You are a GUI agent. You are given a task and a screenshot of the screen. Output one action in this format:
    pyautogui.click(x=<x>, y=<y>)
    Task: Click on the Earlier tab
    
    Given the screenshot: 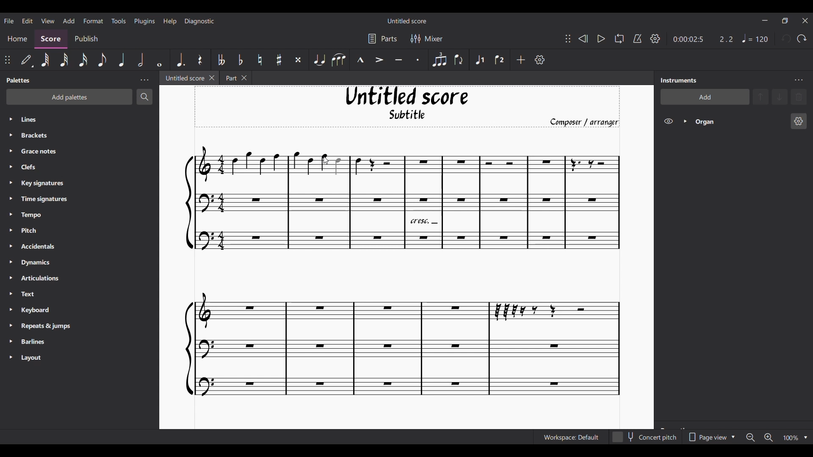 What is the action you would take?
    pyautogui.click(x=235, y=77)
    